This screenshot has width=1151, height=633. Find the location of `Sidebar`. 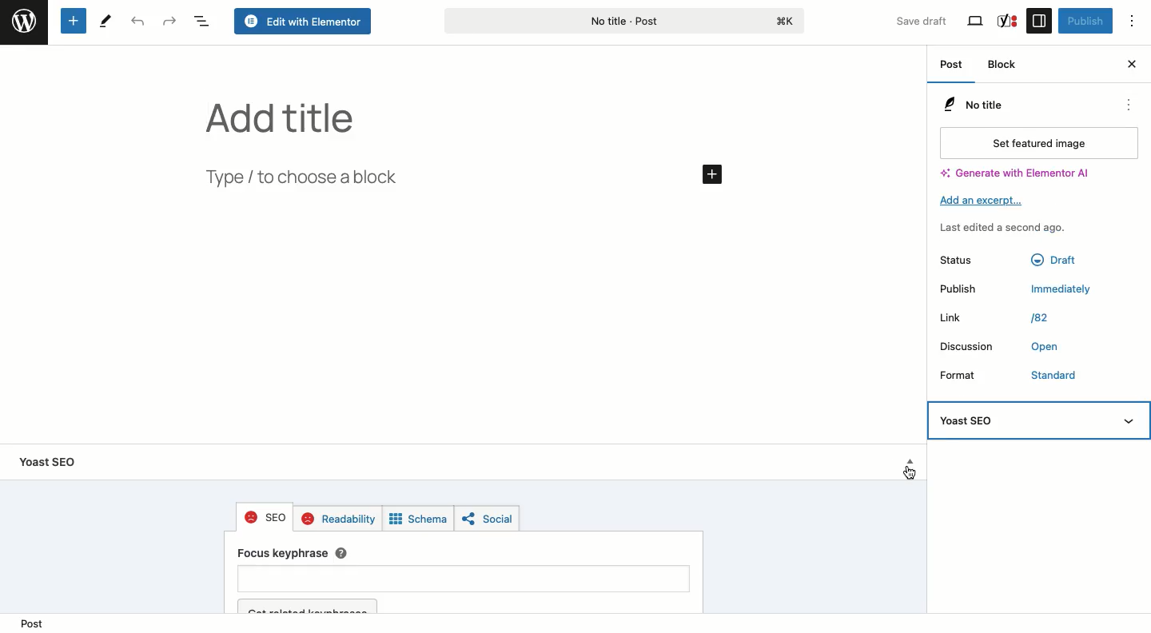

Sidebar is located at coordinates (1039, 20).